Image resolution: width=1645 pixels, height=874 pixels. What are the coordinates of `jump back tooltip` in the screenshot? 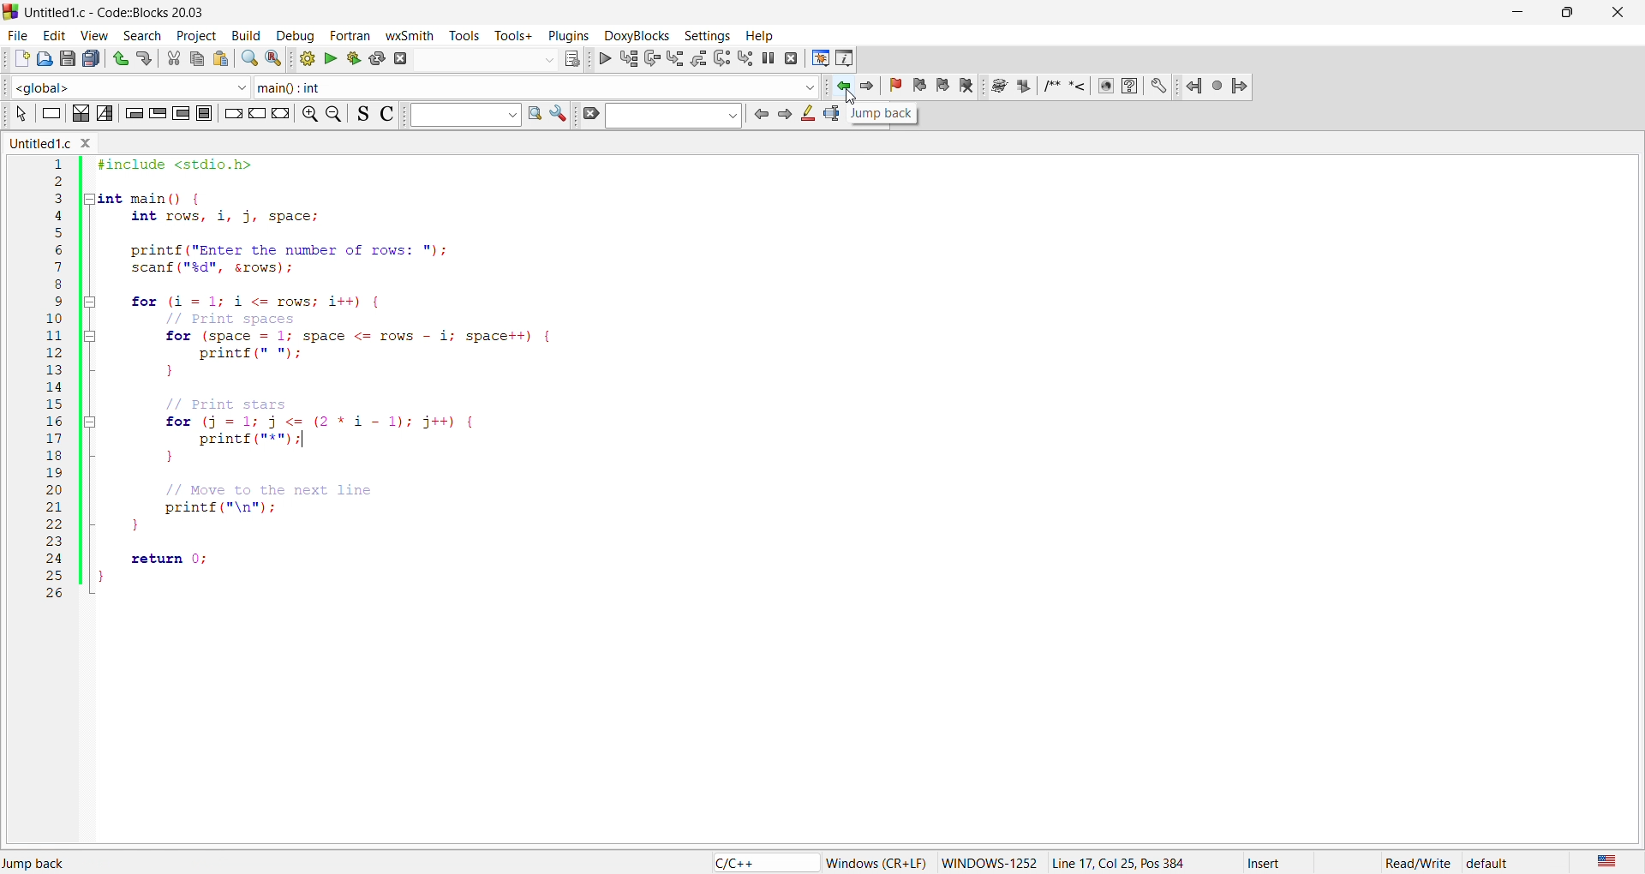 It's located at (887, 112).